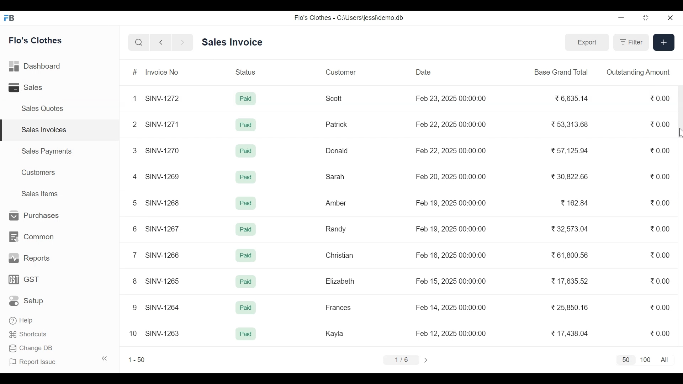 The height and width of the screenshot is (384, 683). I want to click on Customer, so click(341, 72).